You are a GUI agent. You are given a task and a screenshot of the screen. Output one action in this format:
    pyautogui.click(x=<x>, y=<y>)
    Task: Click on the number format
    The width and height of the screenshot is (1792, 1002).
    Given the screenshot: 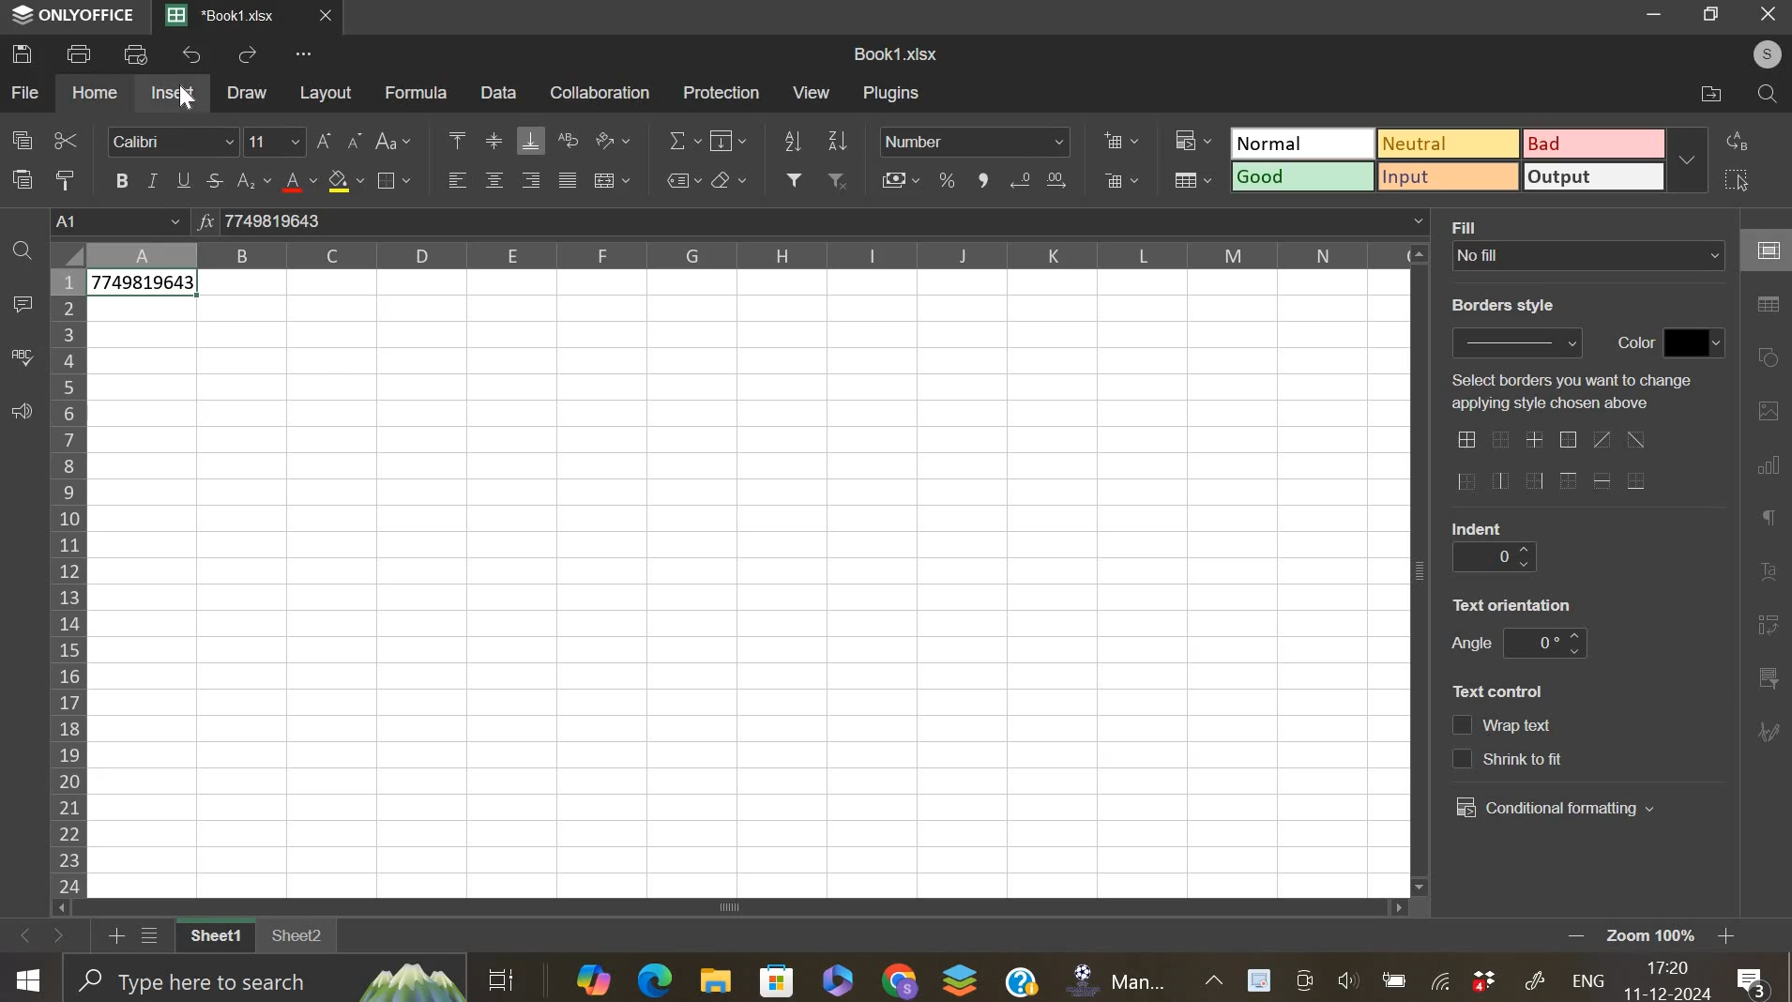 What is the action you would take?
    pyautogui.click(x=975, y=143)
    